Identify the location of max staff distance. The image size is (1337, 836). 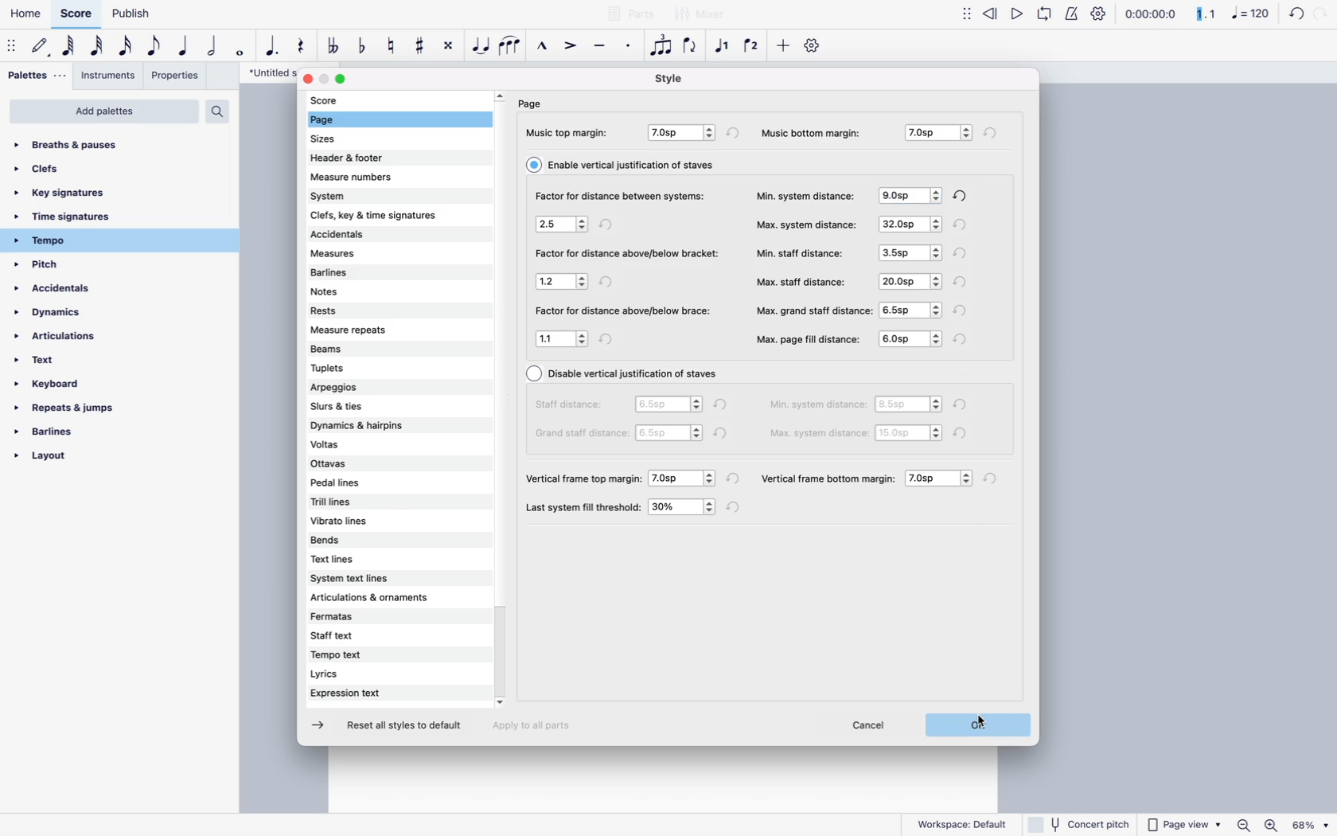
(802, 281).